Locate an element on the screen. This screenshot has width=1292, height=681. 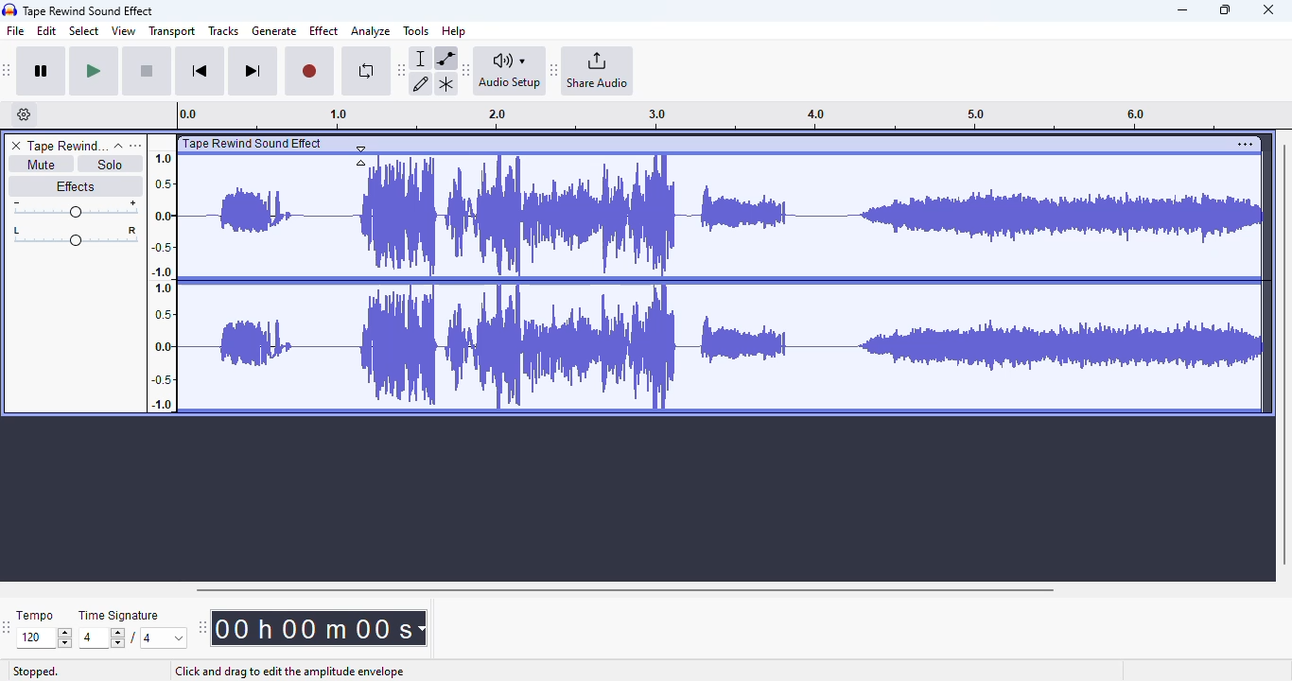
share audio is located at coordinates (599, 71).